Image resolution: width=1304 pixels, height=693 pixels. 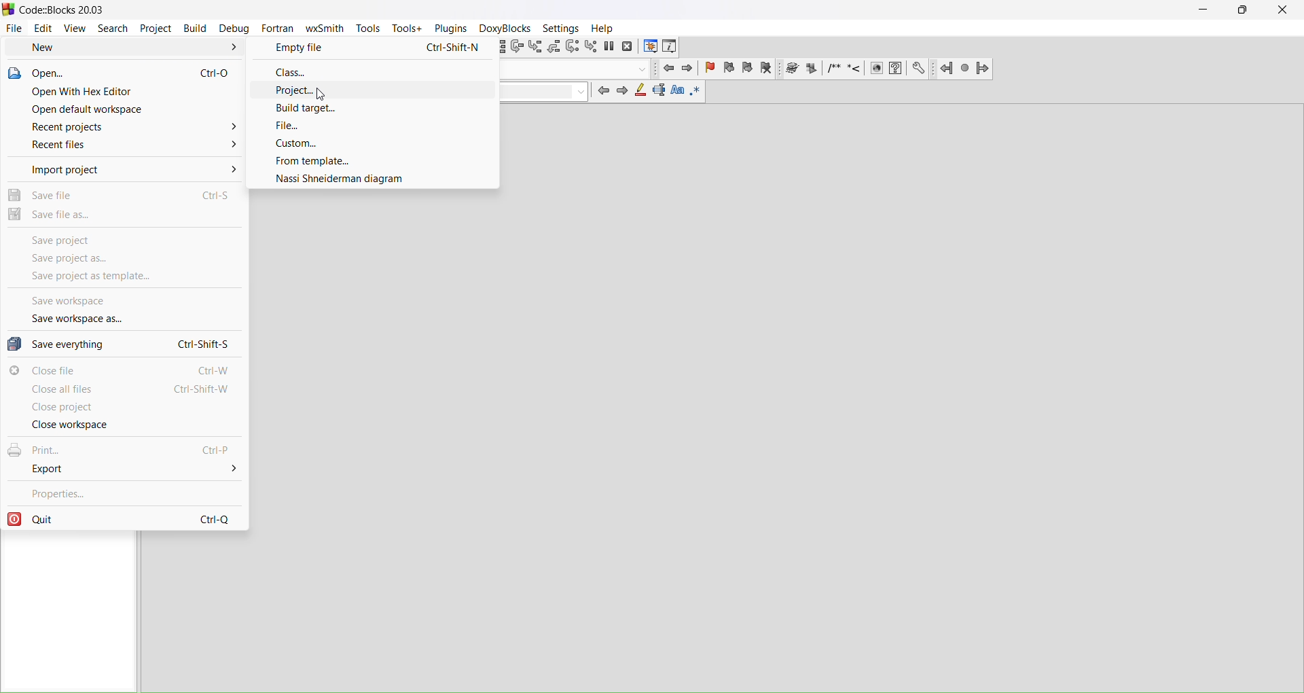 I want to click on next line, so click(x=515, y=47).